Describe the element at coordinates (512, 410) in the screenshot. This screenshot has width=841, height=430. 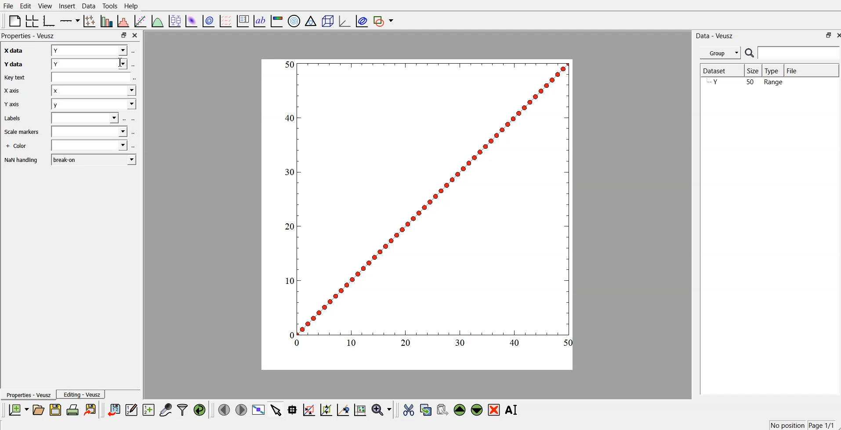
I see `rename the selected widgets` at that location.